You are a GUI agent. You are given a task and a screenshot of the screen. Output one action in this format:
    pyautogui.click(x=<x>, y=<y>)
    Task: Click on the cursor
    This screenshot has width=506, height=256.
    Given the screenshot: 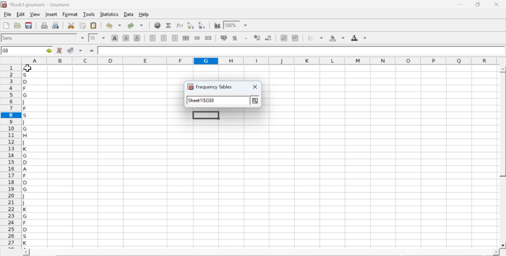 What is the action you would take?
    pyautogui.click(x=28, y=68)
    